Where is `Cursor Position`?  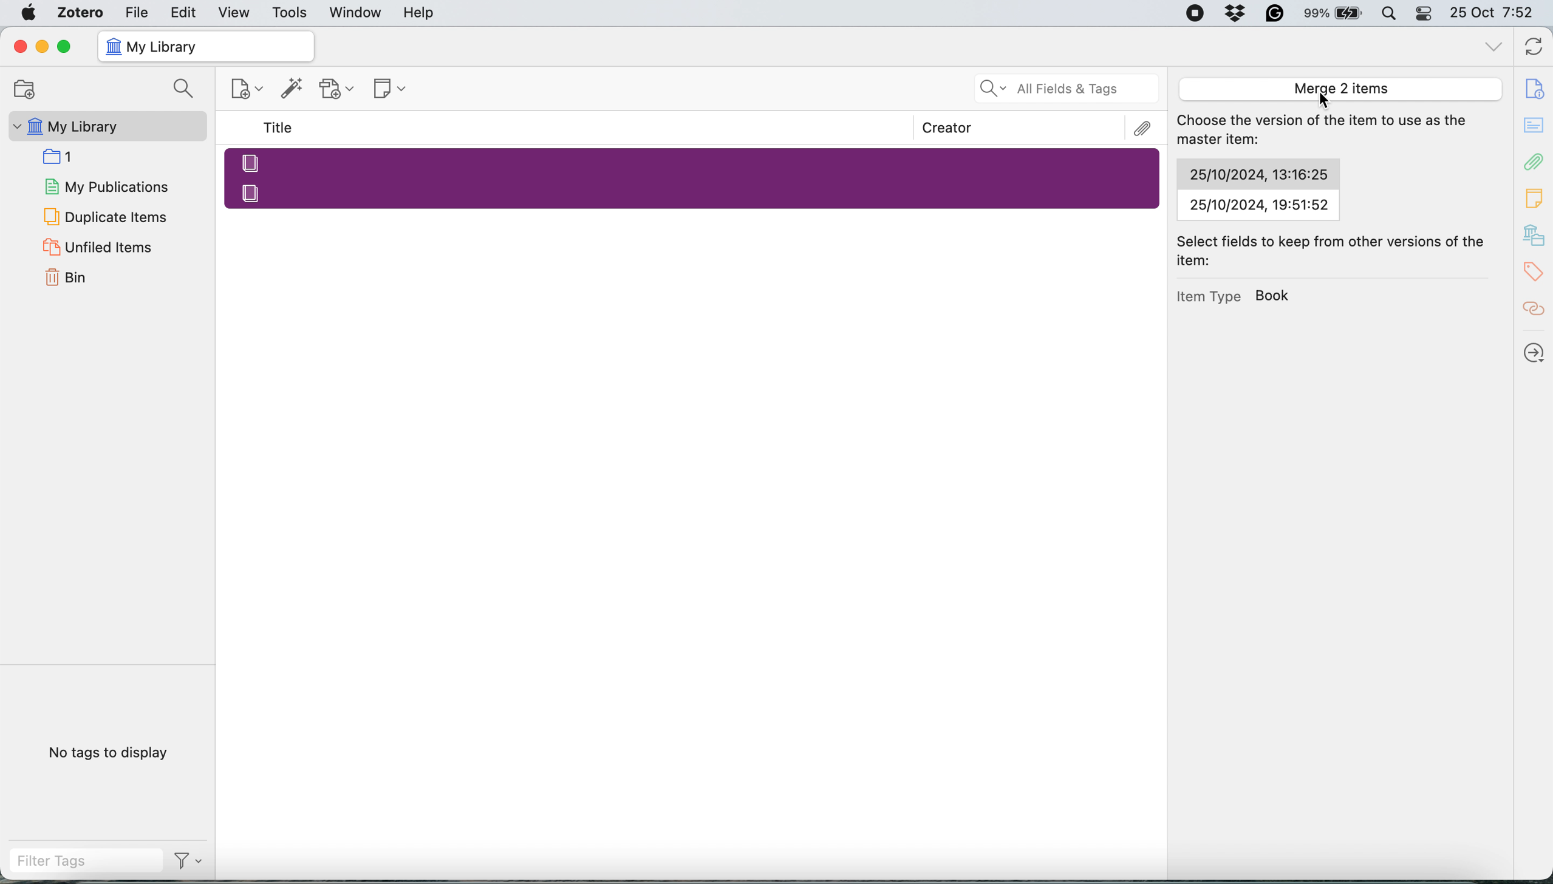 Cursor Position is located at coordinates (1324, 100).